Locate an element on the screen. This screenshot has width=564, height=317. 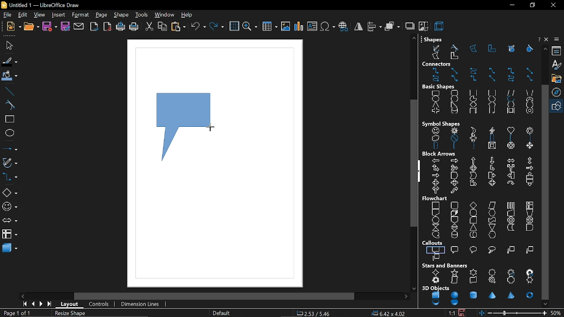
hexagon is located at coordinates (510, 105).